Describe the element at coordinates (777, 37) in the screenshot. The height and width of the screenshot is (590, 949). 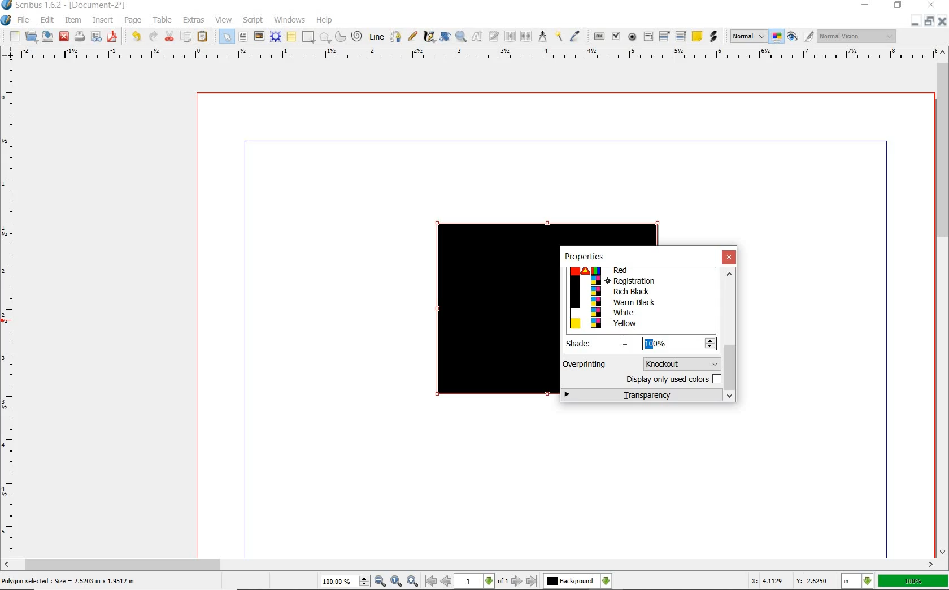
I see `toggle management system` at that location.